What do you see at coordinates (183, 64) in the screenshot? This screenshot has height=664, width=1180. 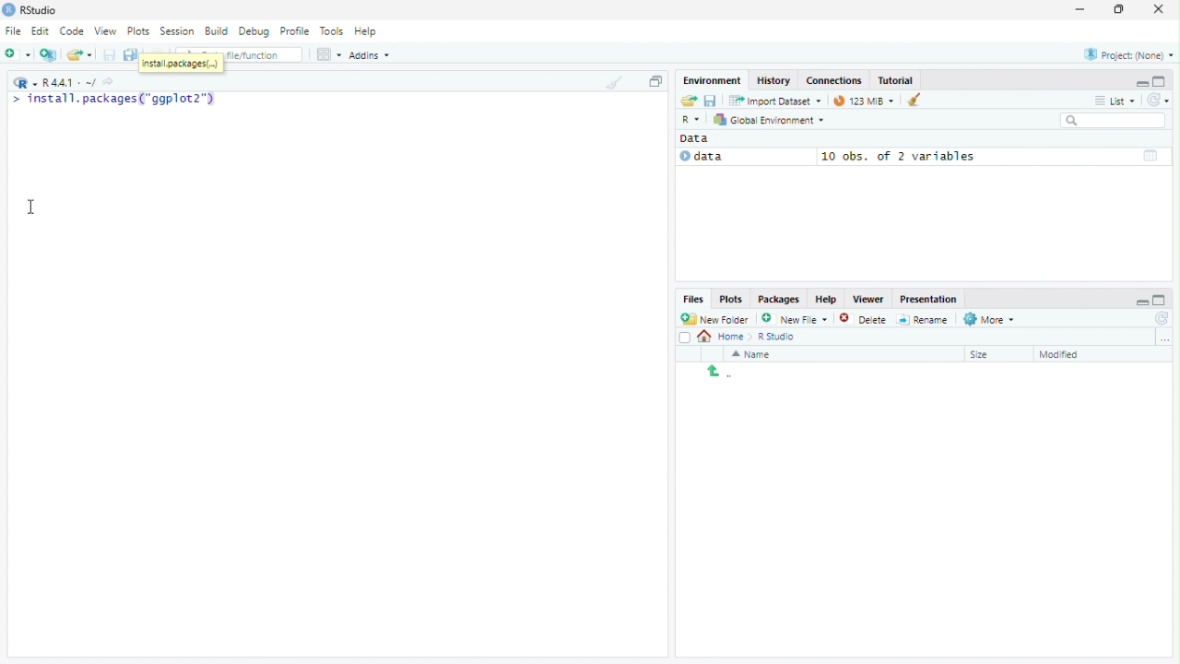 I see `install packages` at bounding box center [183, 64].